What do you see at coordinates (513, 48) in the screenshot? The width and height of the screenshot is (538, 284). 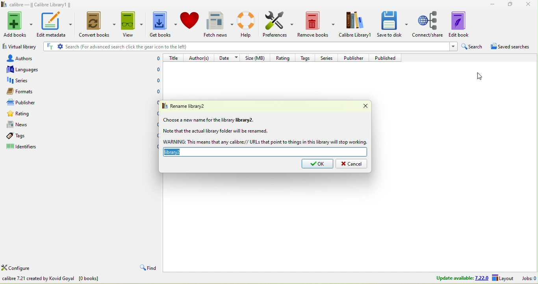 I see `saved searches` at bounding box center [513, 48].